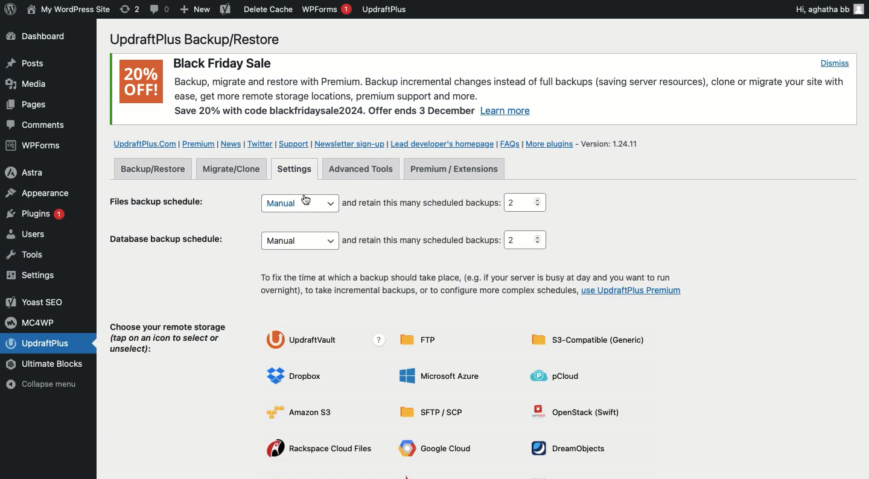 This screenshot has width=869, height=479. I want to click on Appearance, so click(37, 192).